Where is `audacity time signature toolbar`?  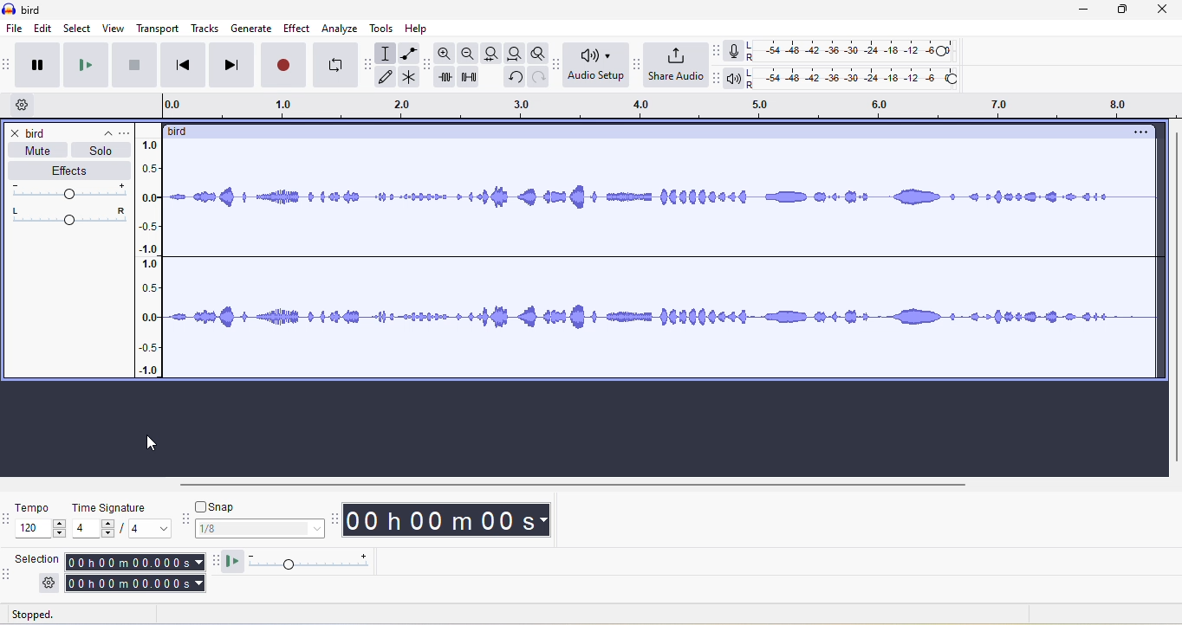 audacity time signature toolbar is located at coordinates (8, 519).